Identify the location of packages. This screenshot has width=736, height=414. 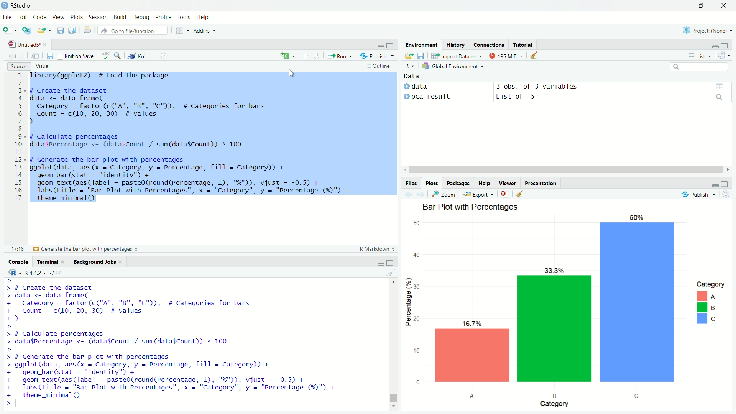
(459, 183).